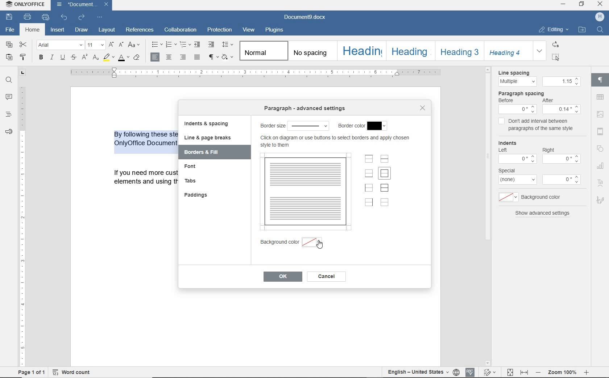  What do you see at coordinates (282, 277) in the screenshot?
I see `ok` at bounding box center [282, 277].